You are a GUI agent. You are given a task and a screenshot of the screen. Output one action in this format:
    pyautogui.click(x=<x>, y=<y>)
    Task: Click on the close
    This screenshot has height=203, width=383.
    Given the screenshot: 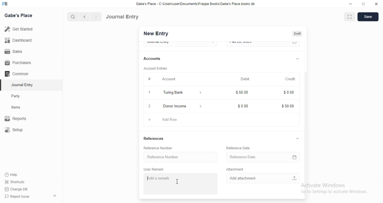 What is the action you would take?
    pyautogui.click(x=149, y=106)
    